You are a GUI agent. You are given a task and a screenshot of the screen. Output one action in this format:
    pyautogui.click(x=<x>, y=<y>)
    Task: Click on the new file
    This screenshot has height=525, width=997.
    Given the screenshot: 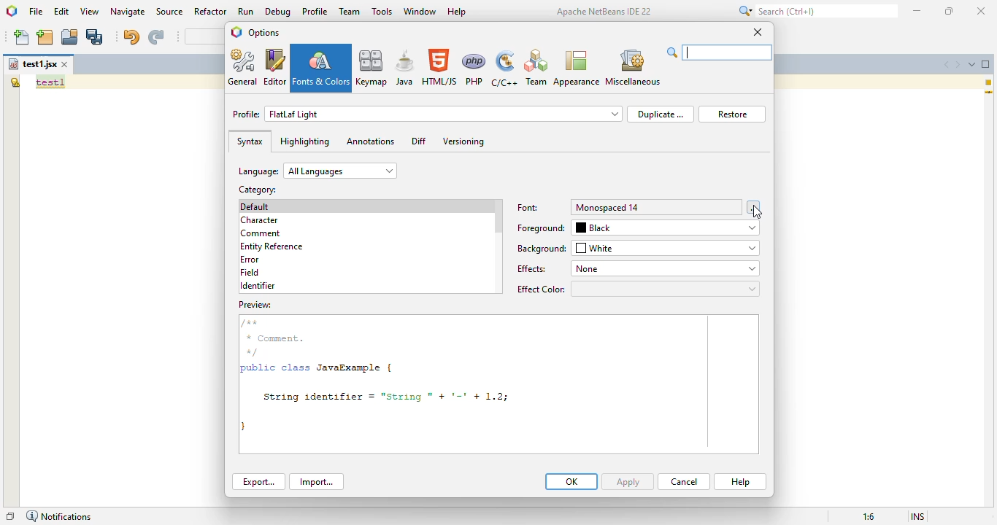 What is the action you would take?
    pyautogui.click(x=23, y=37)
    